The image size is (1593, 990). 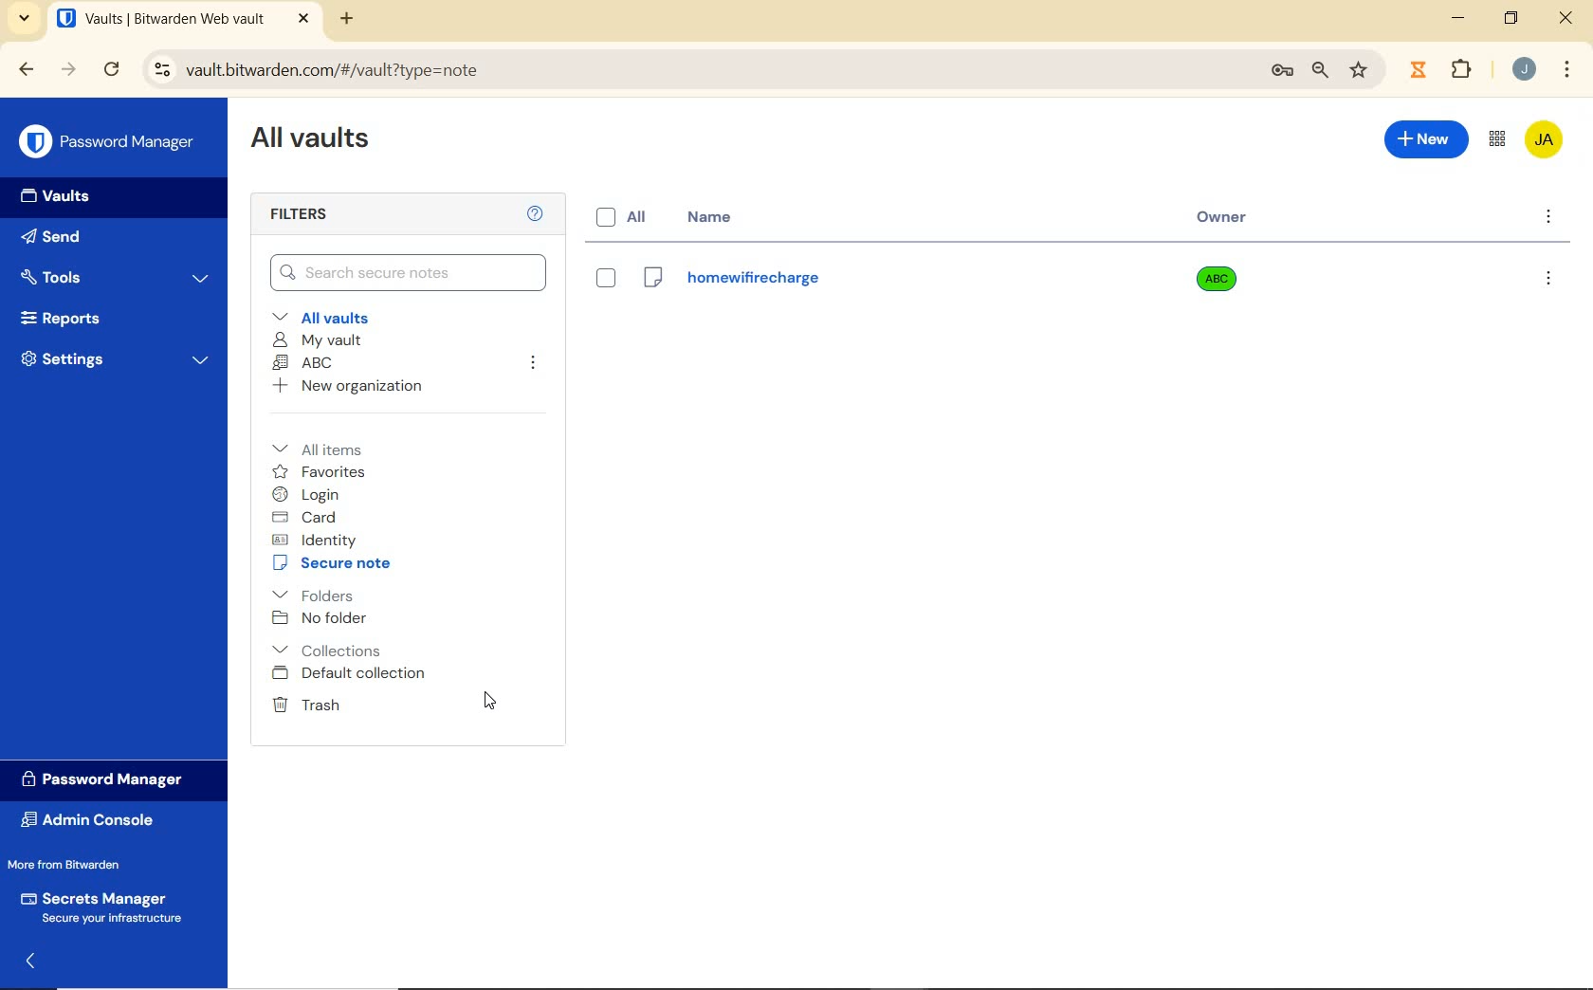 I want to click on forward, so click(x=68, y=69).